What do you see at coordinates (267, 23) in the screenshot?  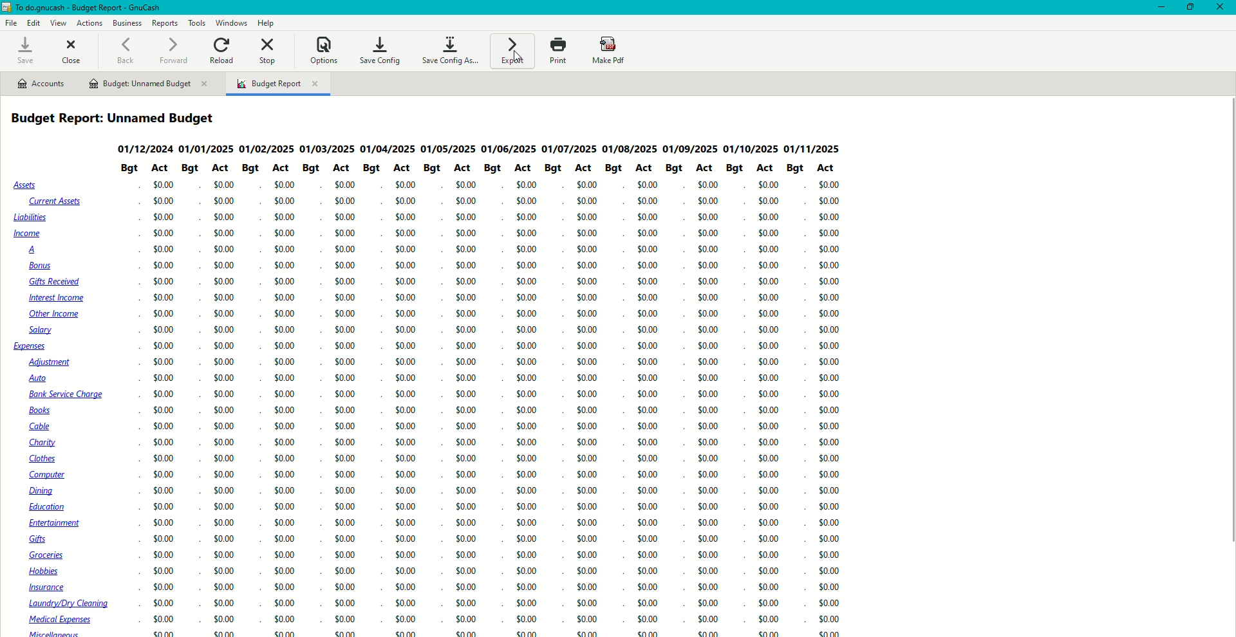 I see `Help` at bounding box center [267, 23].